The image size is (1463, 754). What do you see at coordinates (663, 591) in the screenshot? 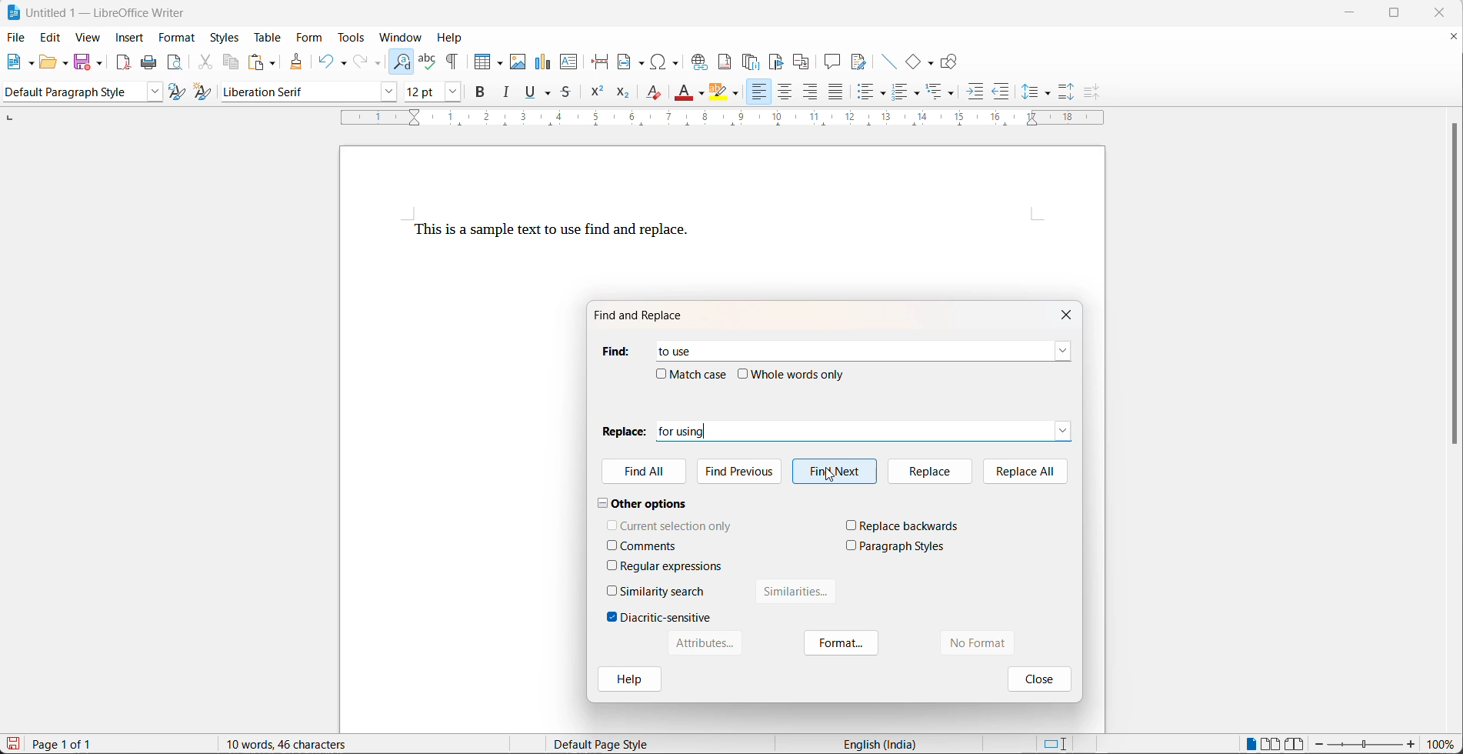
I see `similarity search` at bounding box center [663, 591].